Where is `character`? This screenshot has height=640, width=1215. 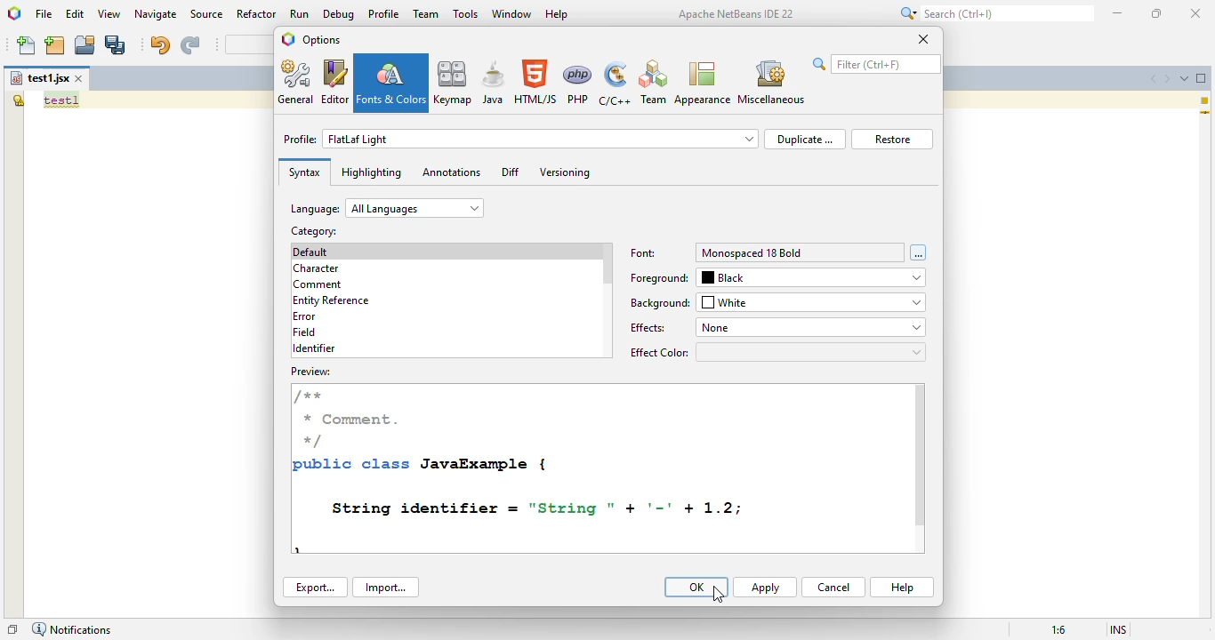
character is located at coordinates (316, 268).